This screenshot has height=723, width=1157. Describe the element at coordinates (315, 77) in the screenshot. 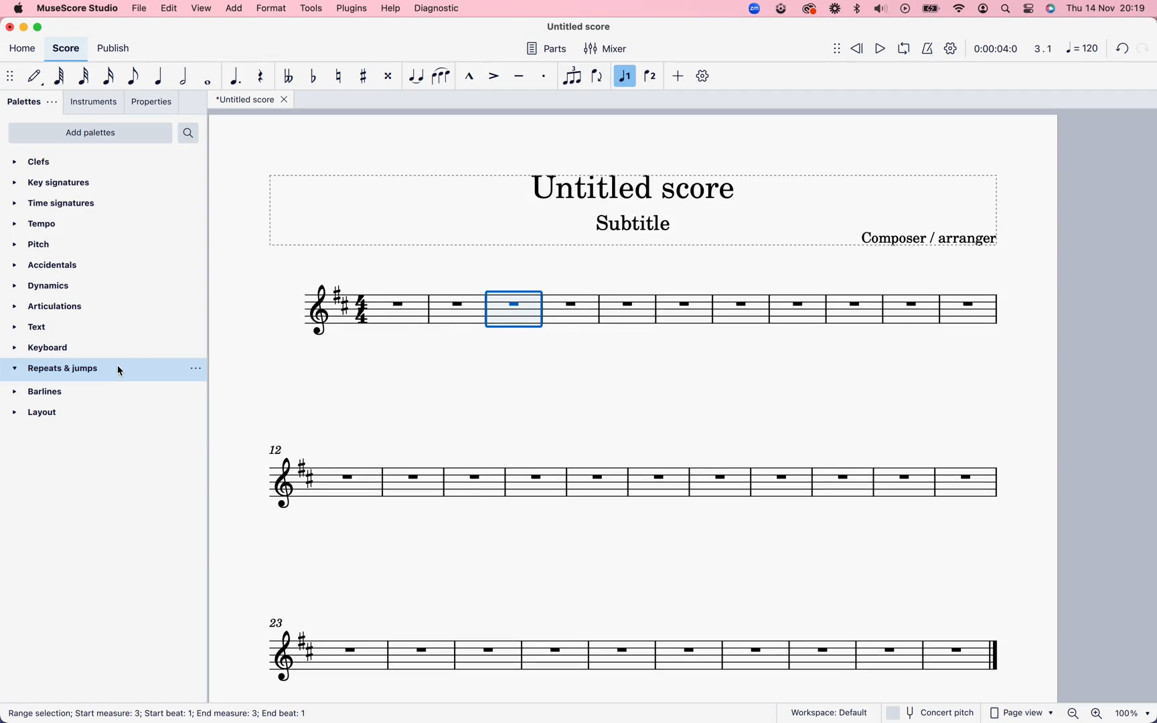

I see `toggle flat` at that location.